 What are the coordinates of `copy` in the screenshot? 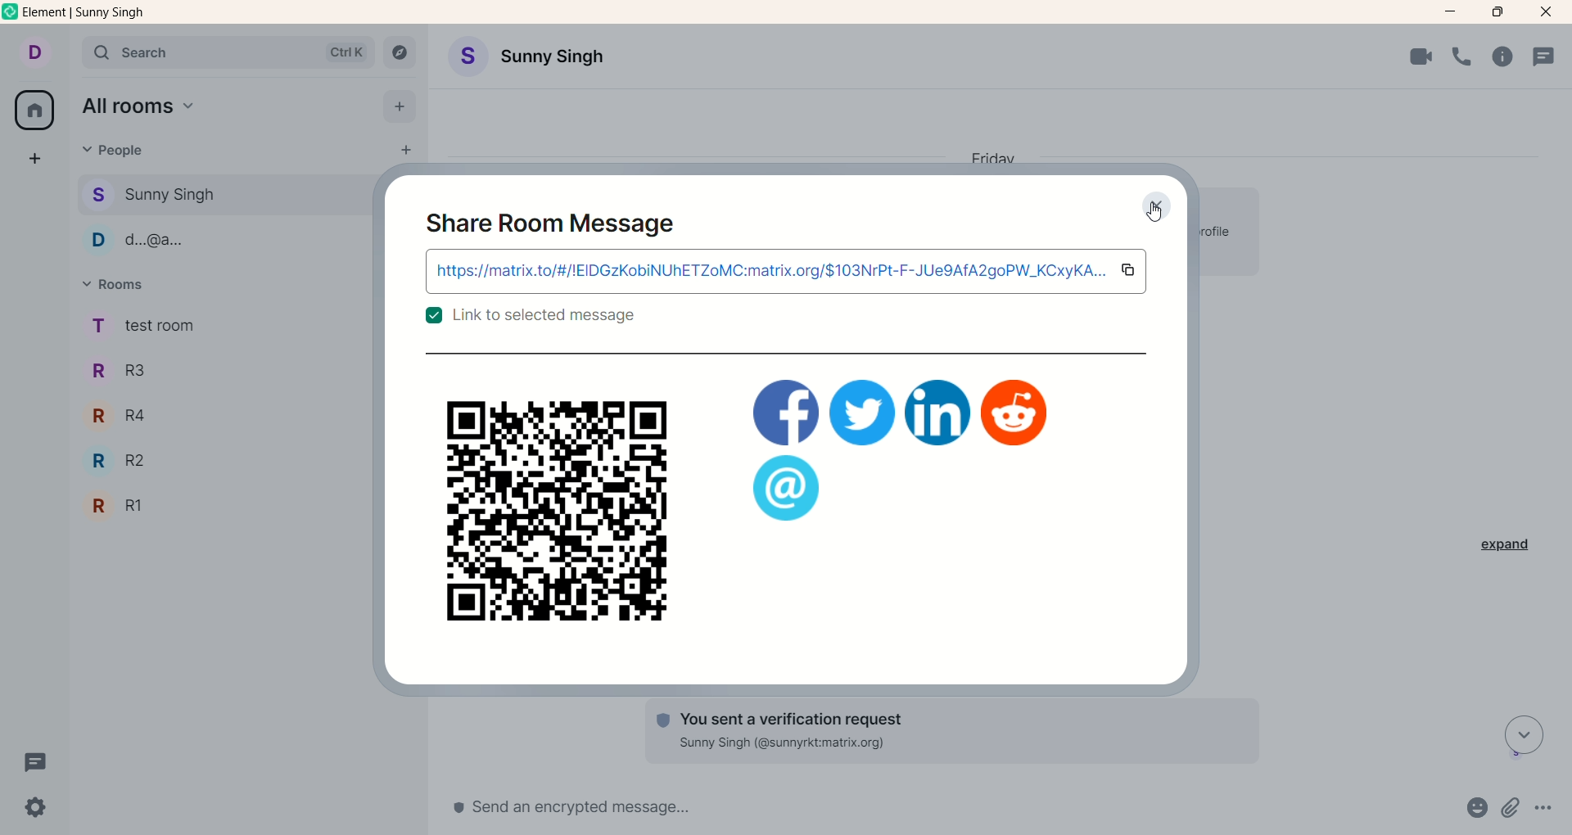 It's located at (1132, 270).